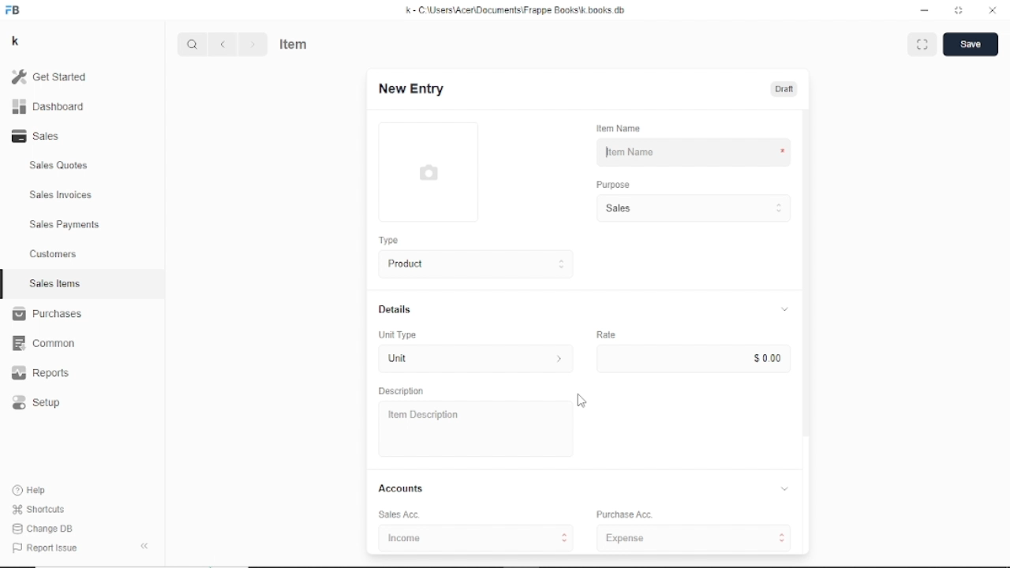 The height and width of the screenshot is (568, 1010). Describe the element at coordinates (581, 402) in the screenshot. I see `Cursor` at that location.